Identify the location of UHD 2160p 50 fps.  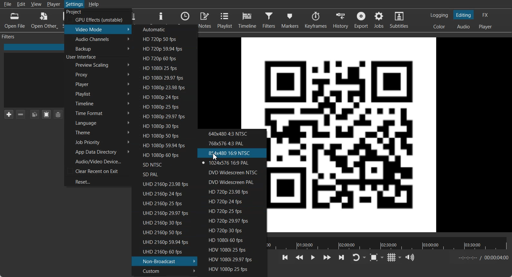
(162, 232).